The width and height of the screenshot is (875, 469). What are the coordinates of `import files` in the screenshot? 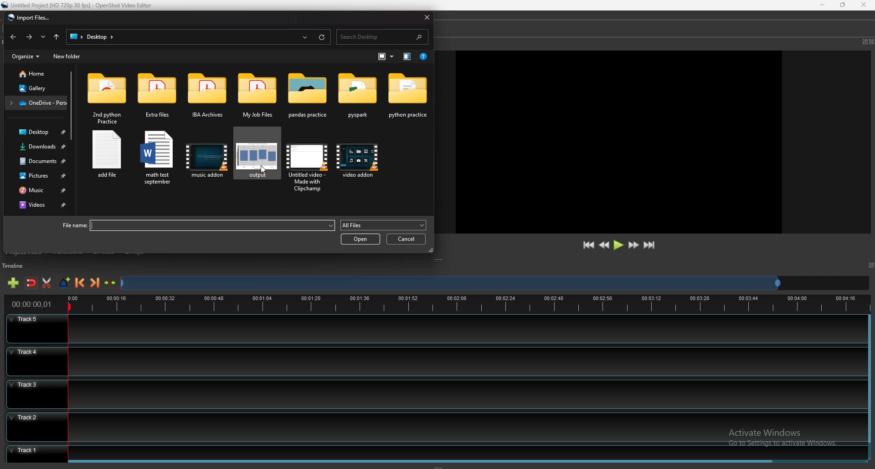 It's located at (28, 17).